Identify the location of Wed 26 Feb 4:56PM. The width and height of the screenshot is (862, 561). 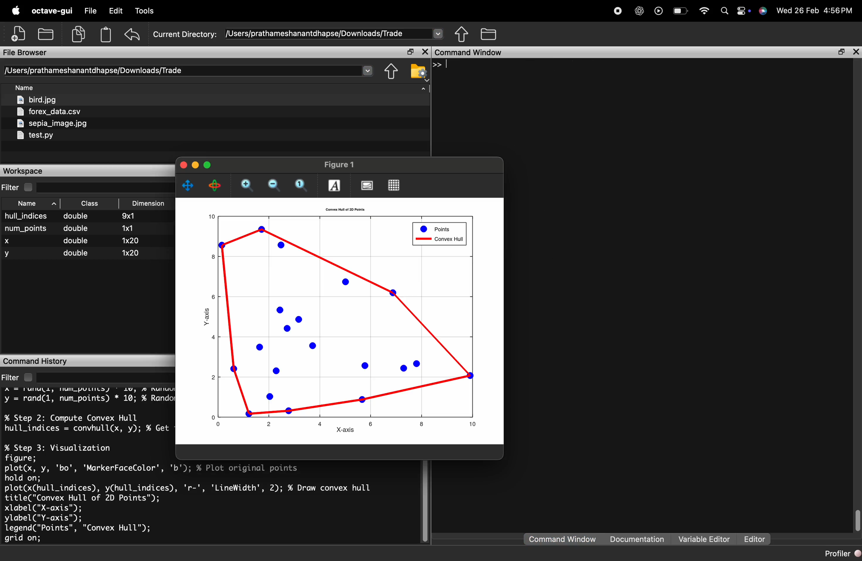
(815, 11).